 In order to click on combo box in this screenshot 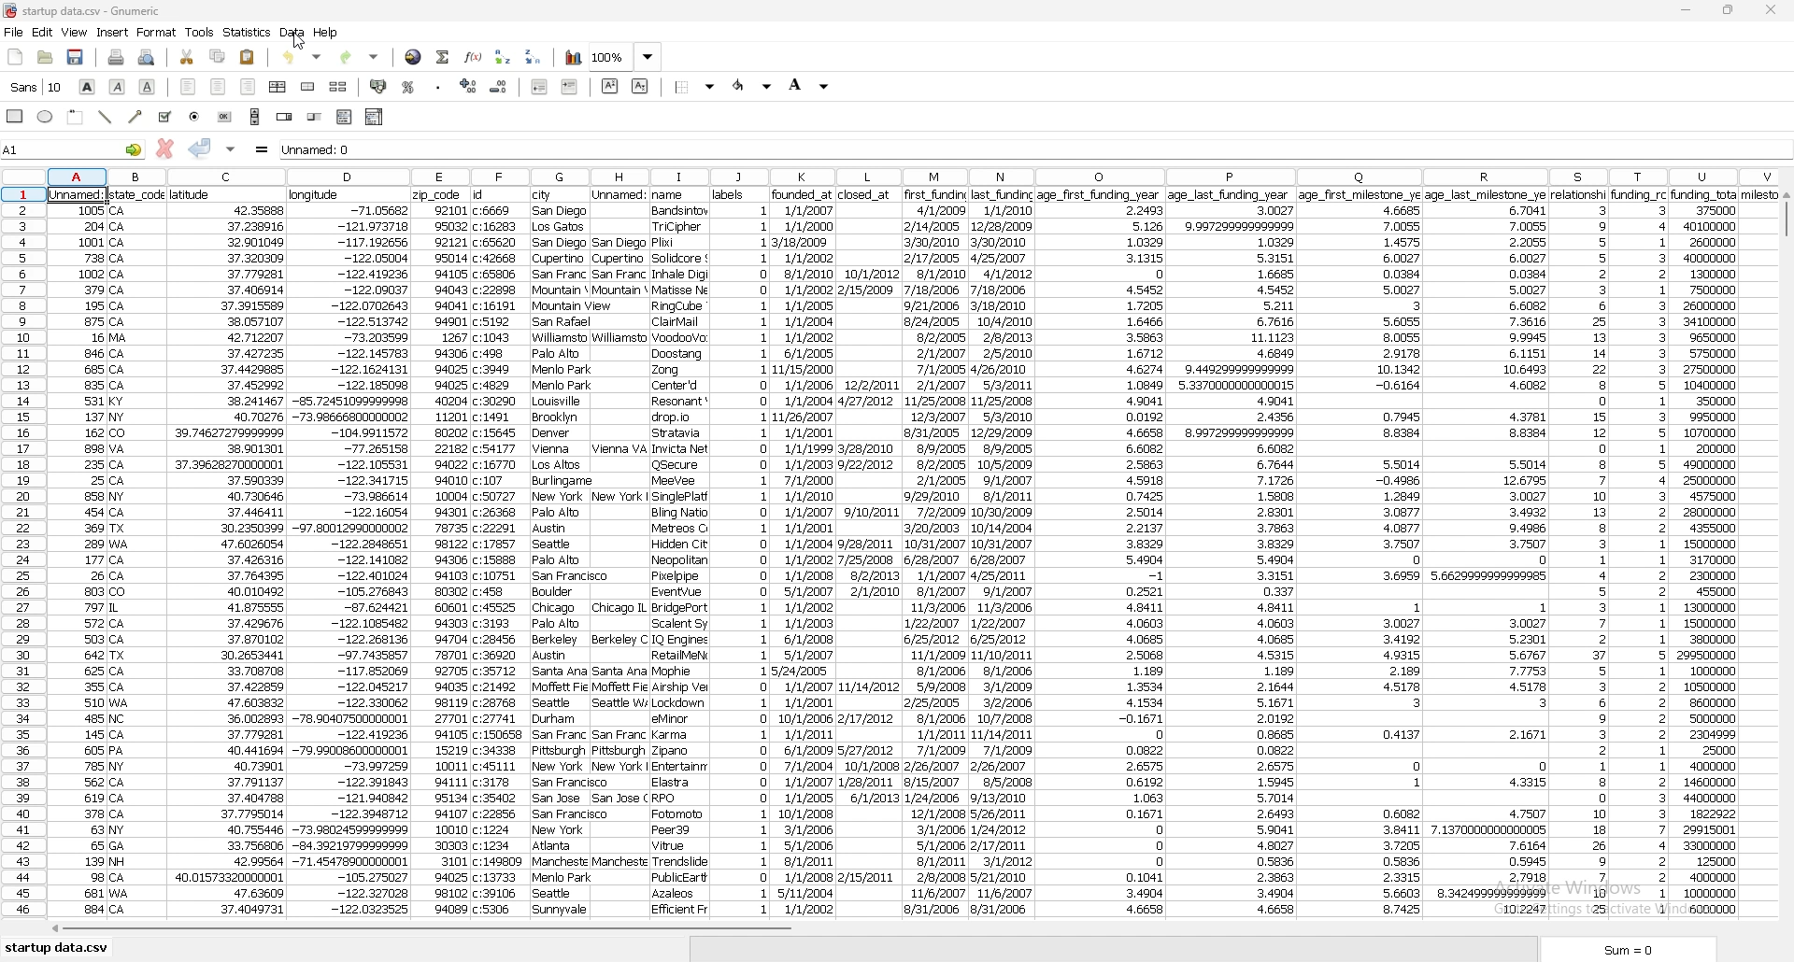, I will do `click(376, 117)`.